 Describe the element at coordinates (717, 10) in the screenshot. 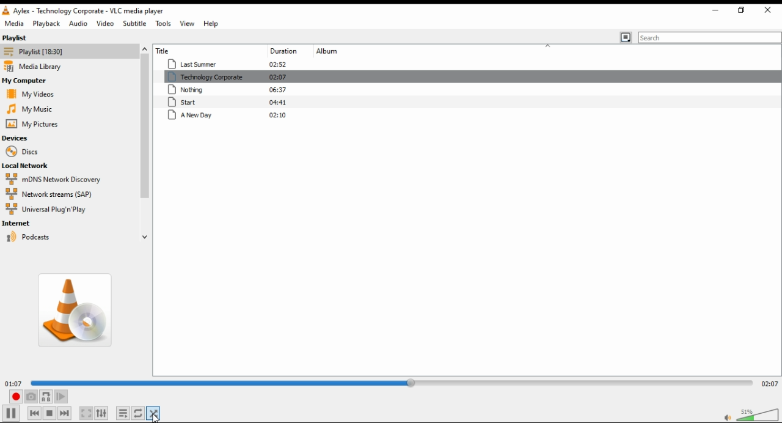

I see `restore` at that location.